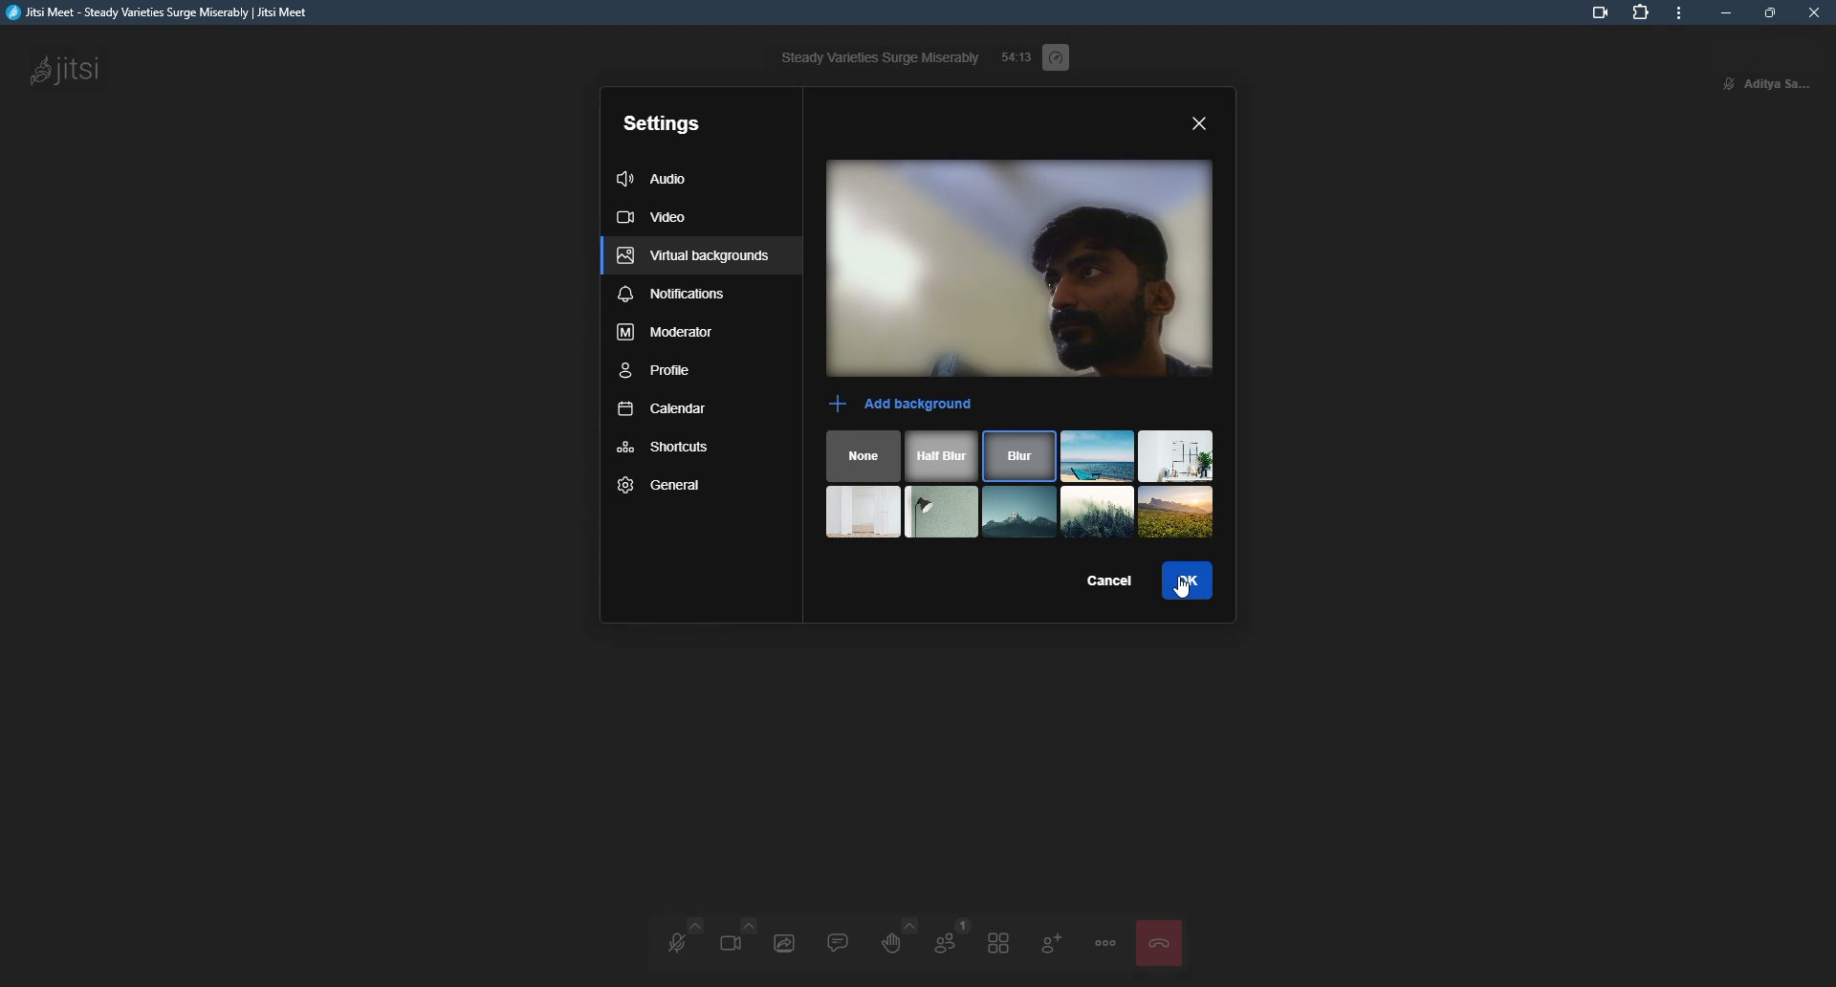 This screenshot has width=1836, height=987. I want to click on cancel, so click(1104, 576).